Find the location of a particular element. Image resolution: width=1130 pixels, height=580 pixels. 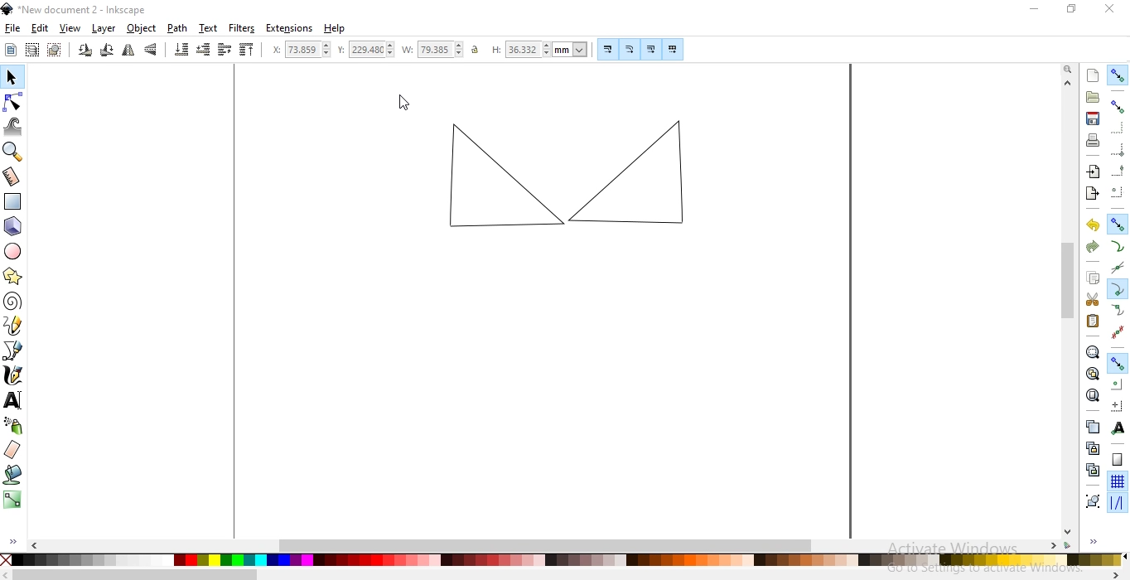

expand/hide sidebar is located at coordinates (12, 541).